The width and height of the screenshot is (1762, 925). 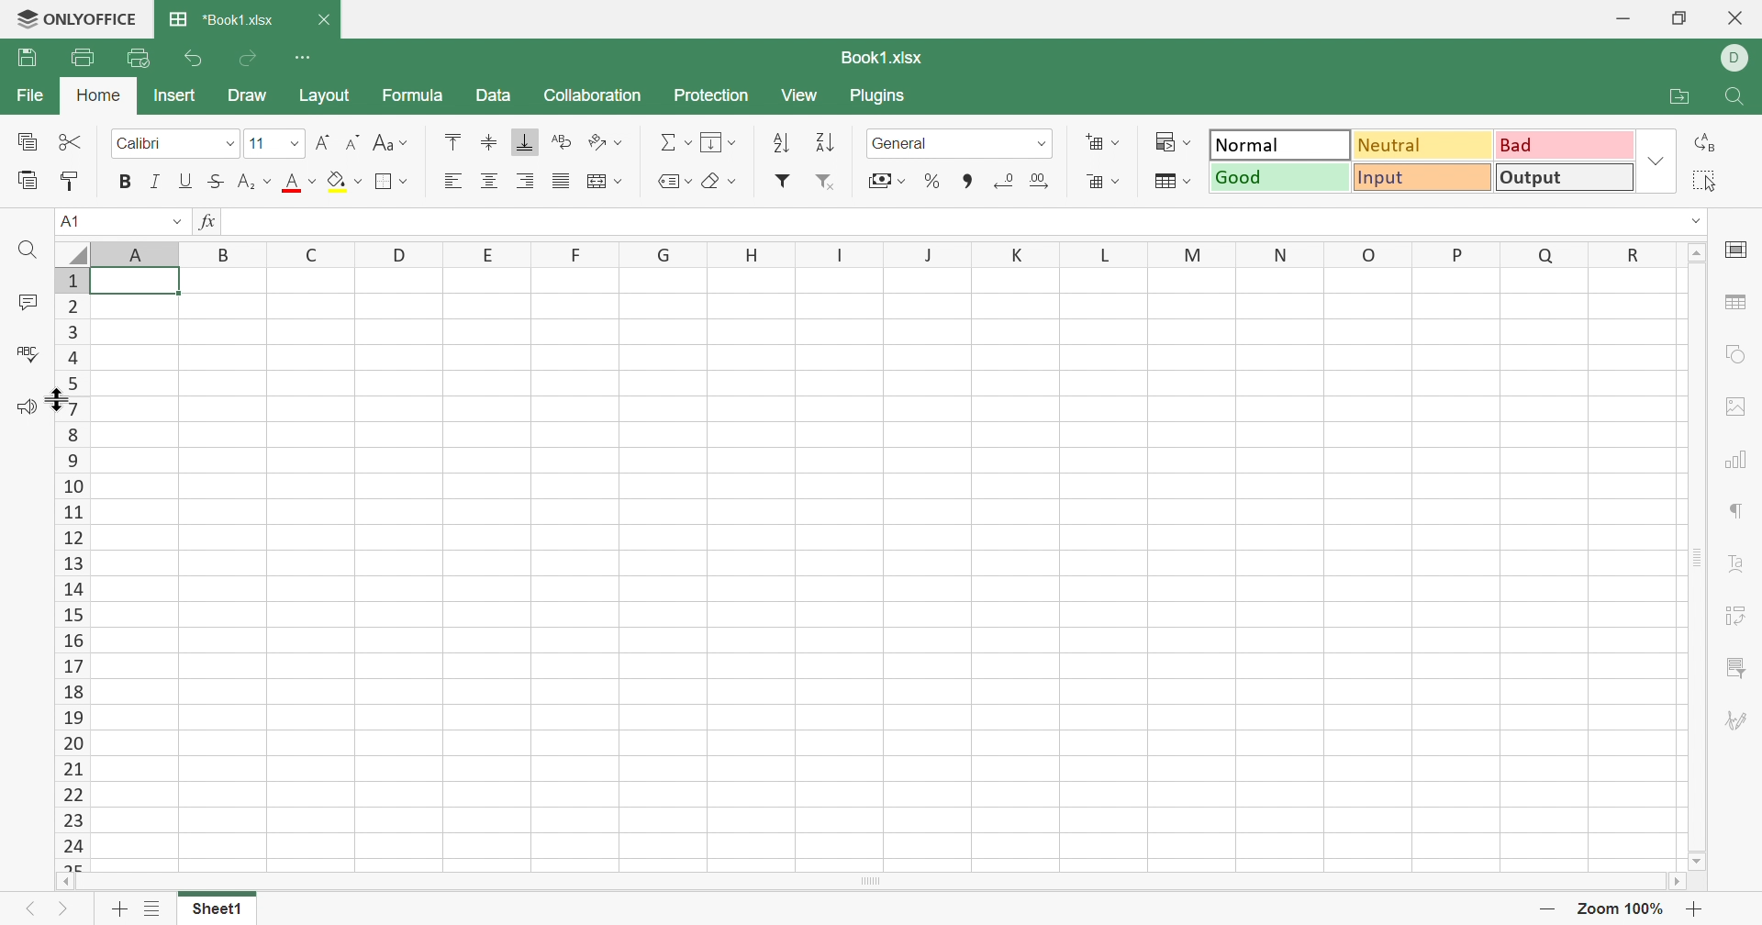 I want to click on Redo, so click(x=250, y=55).